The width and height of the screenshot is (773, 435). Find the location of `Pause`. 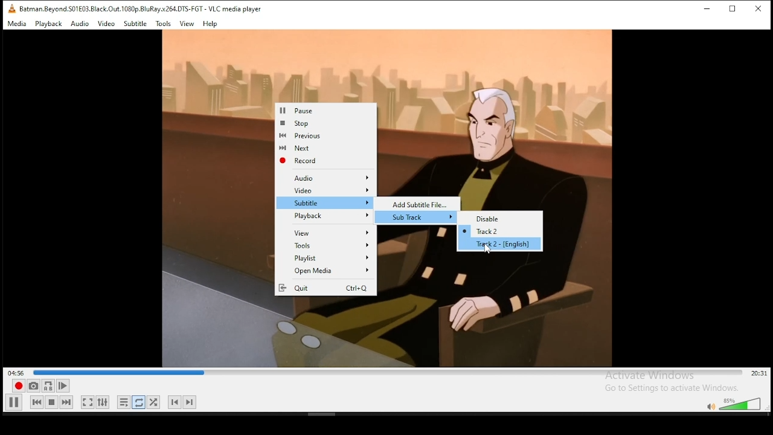

Pause is located at coordinates (327, 111).